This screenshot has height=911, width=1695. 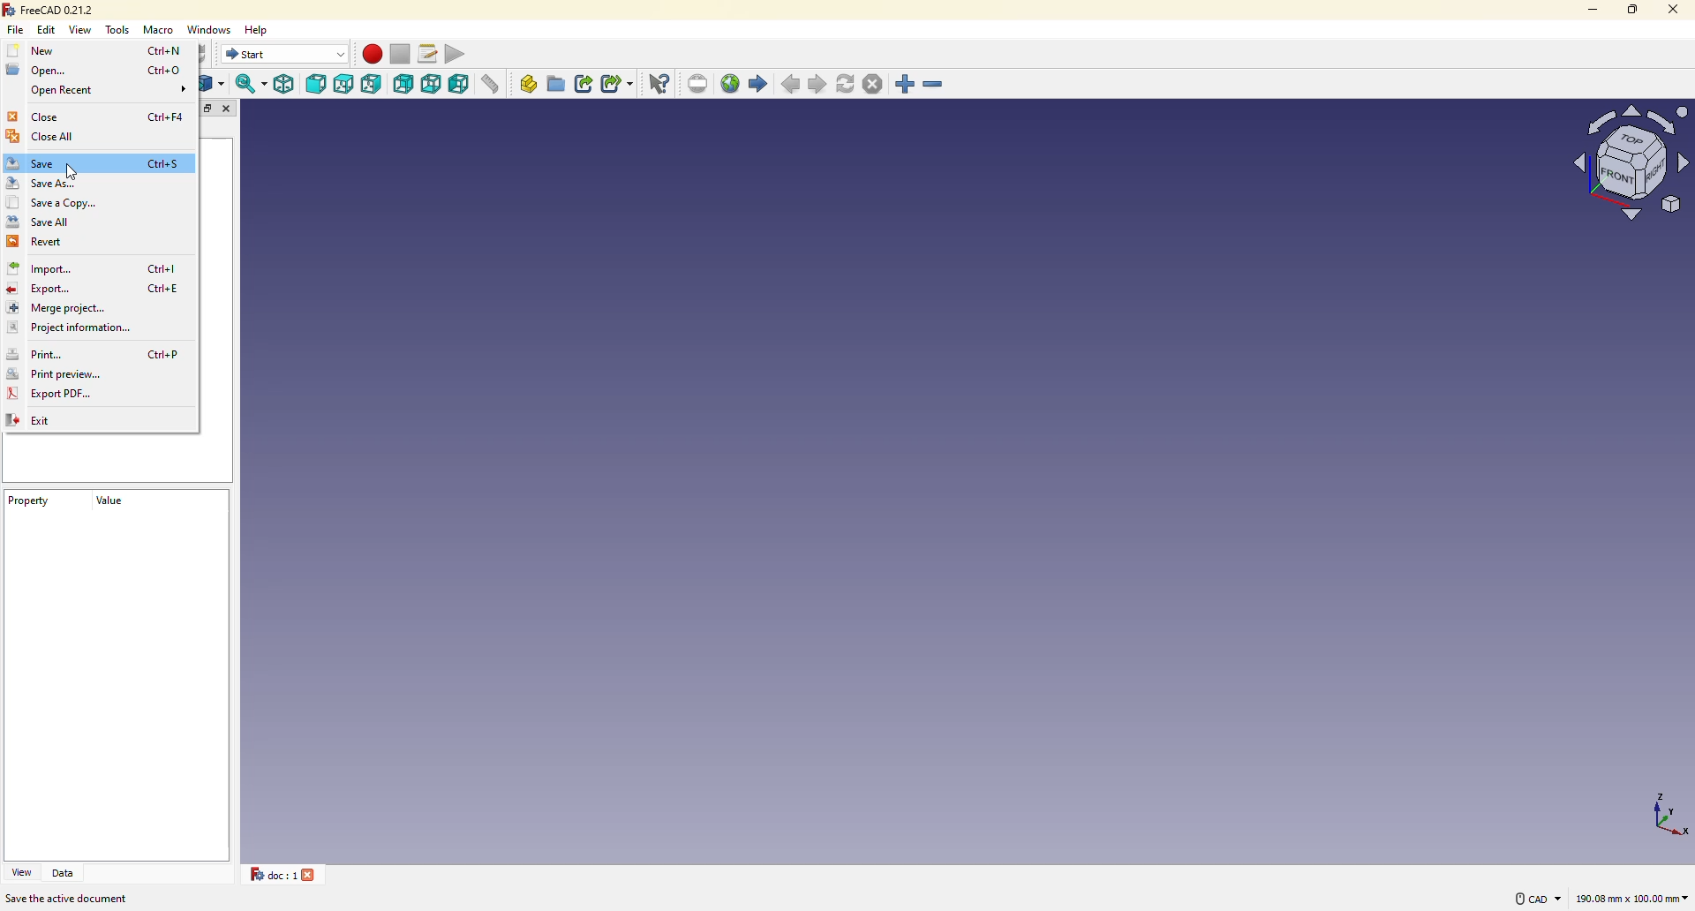 I want to click on maximize, so click(x=1634, y=10).